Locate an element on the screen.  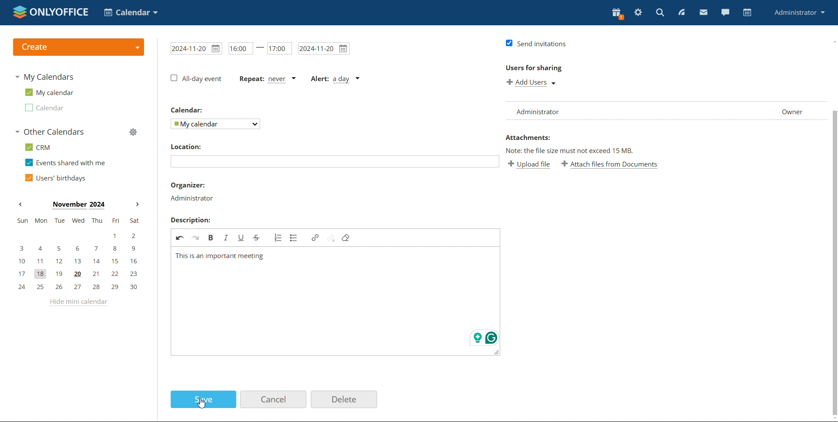
upload file is located at coordinates (530, 166).